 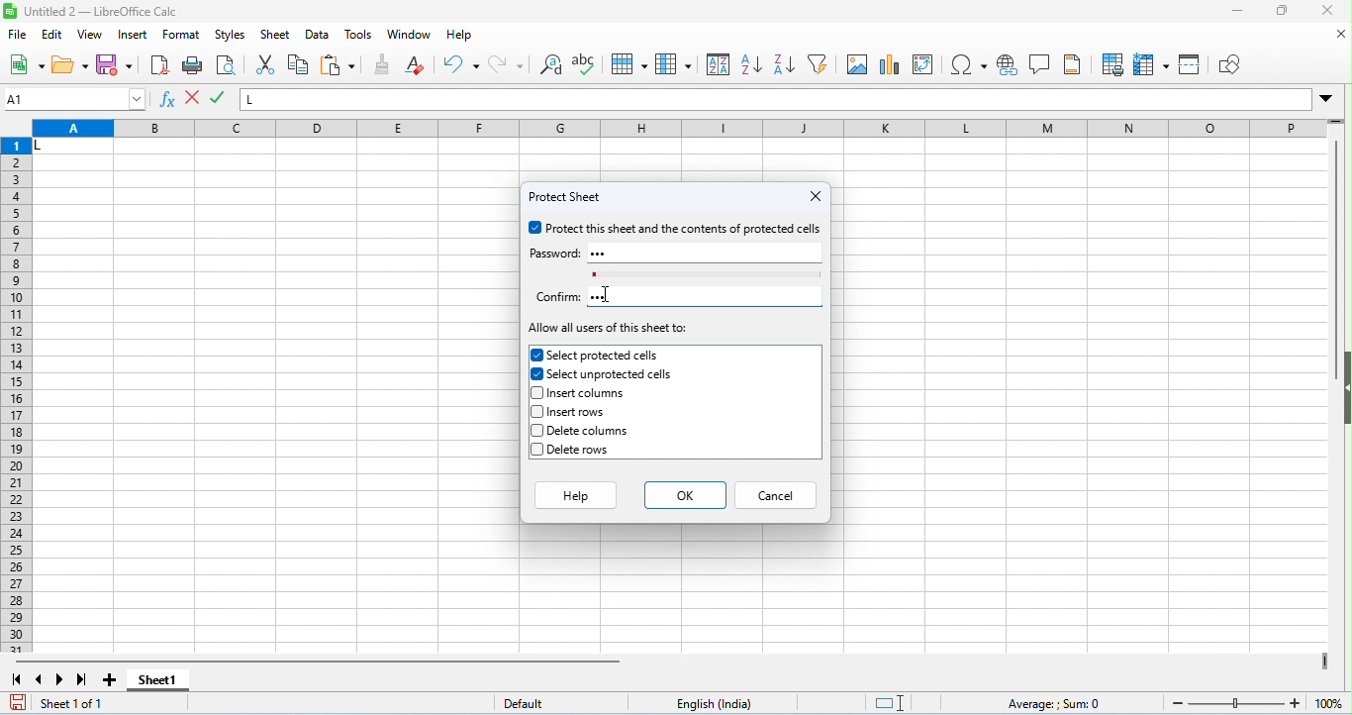 I want to click on ok, so click(x=685, y=493).